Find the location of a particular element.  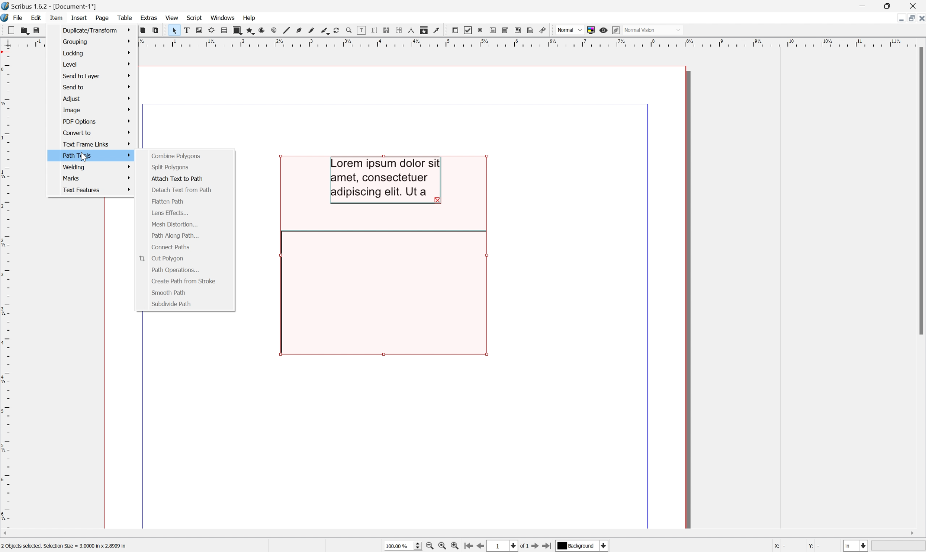

Zoom in by the stepping value in tools preferences is located at coordinates (458, 546).